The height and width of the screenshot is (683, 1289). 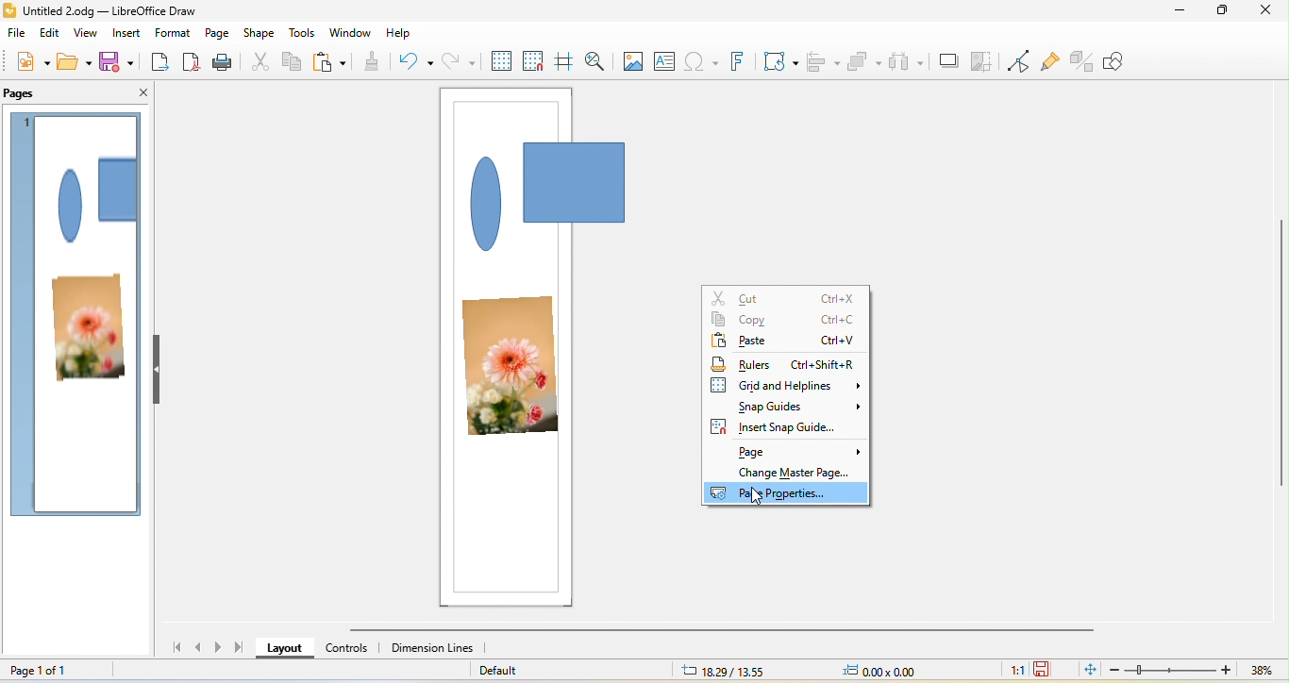 I want to click on tools, so click(x=302, y=31).